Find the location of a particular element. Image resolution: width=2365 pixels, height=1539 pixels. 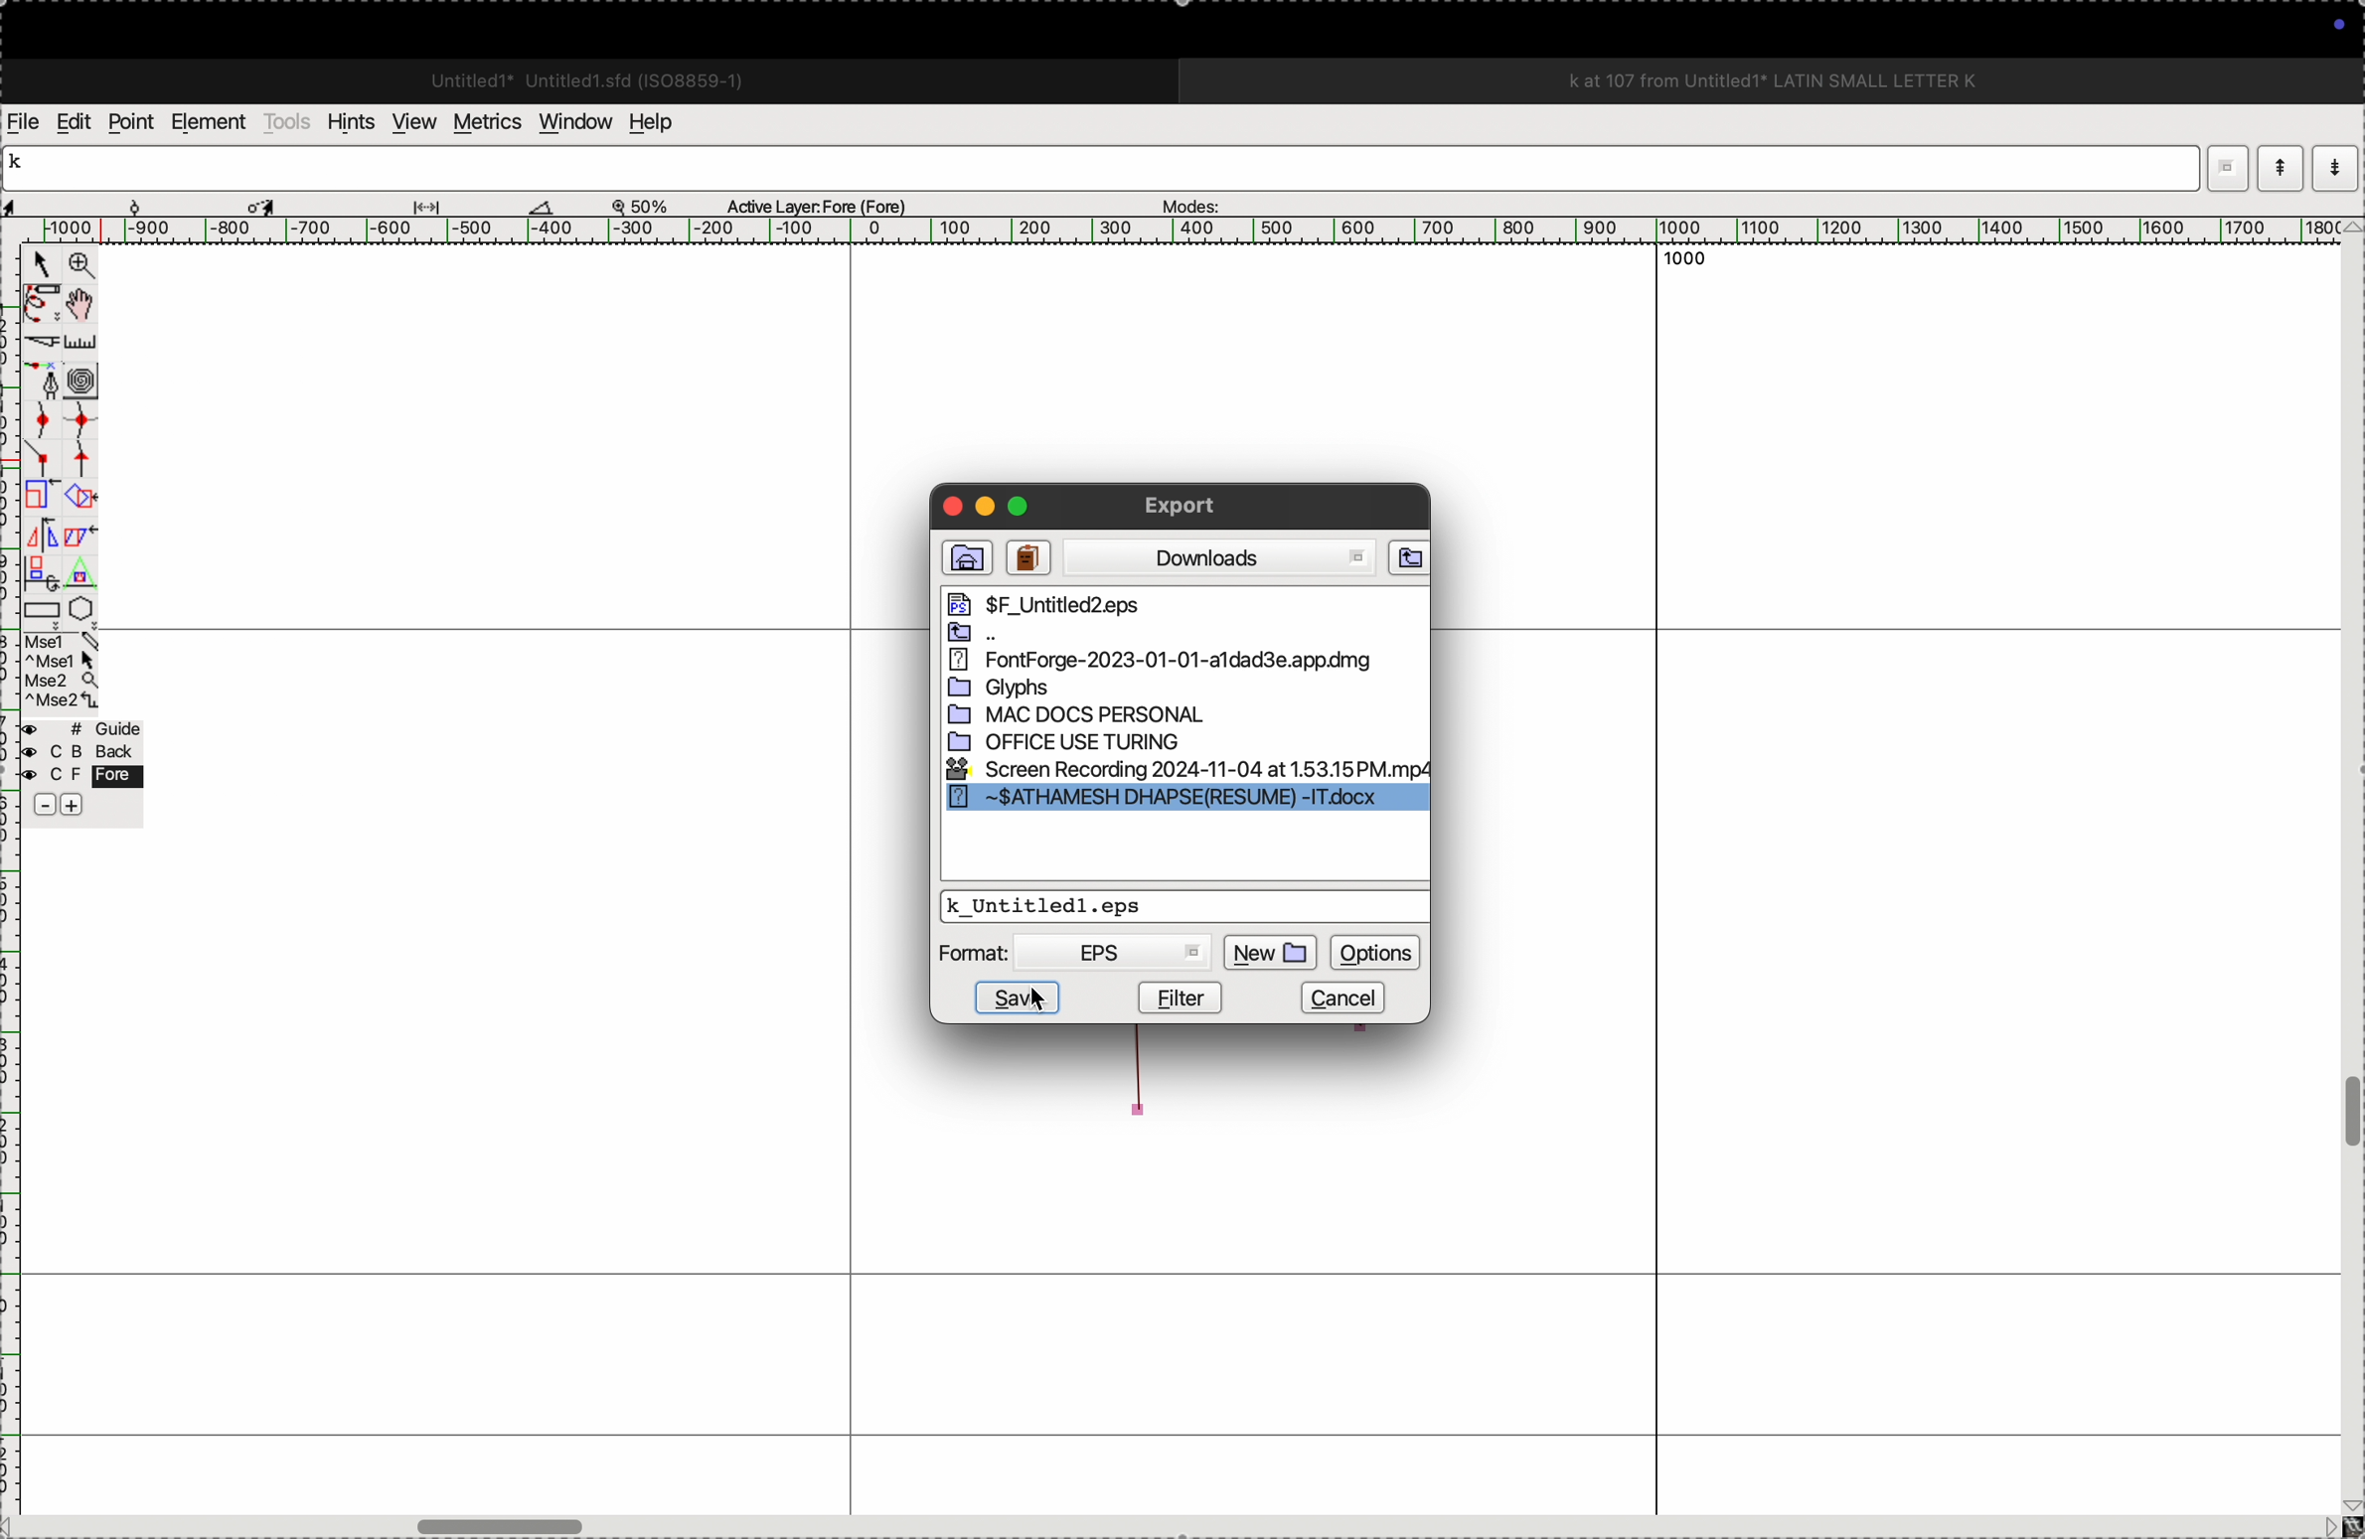

maximize is located at coordinates (1018, 504).